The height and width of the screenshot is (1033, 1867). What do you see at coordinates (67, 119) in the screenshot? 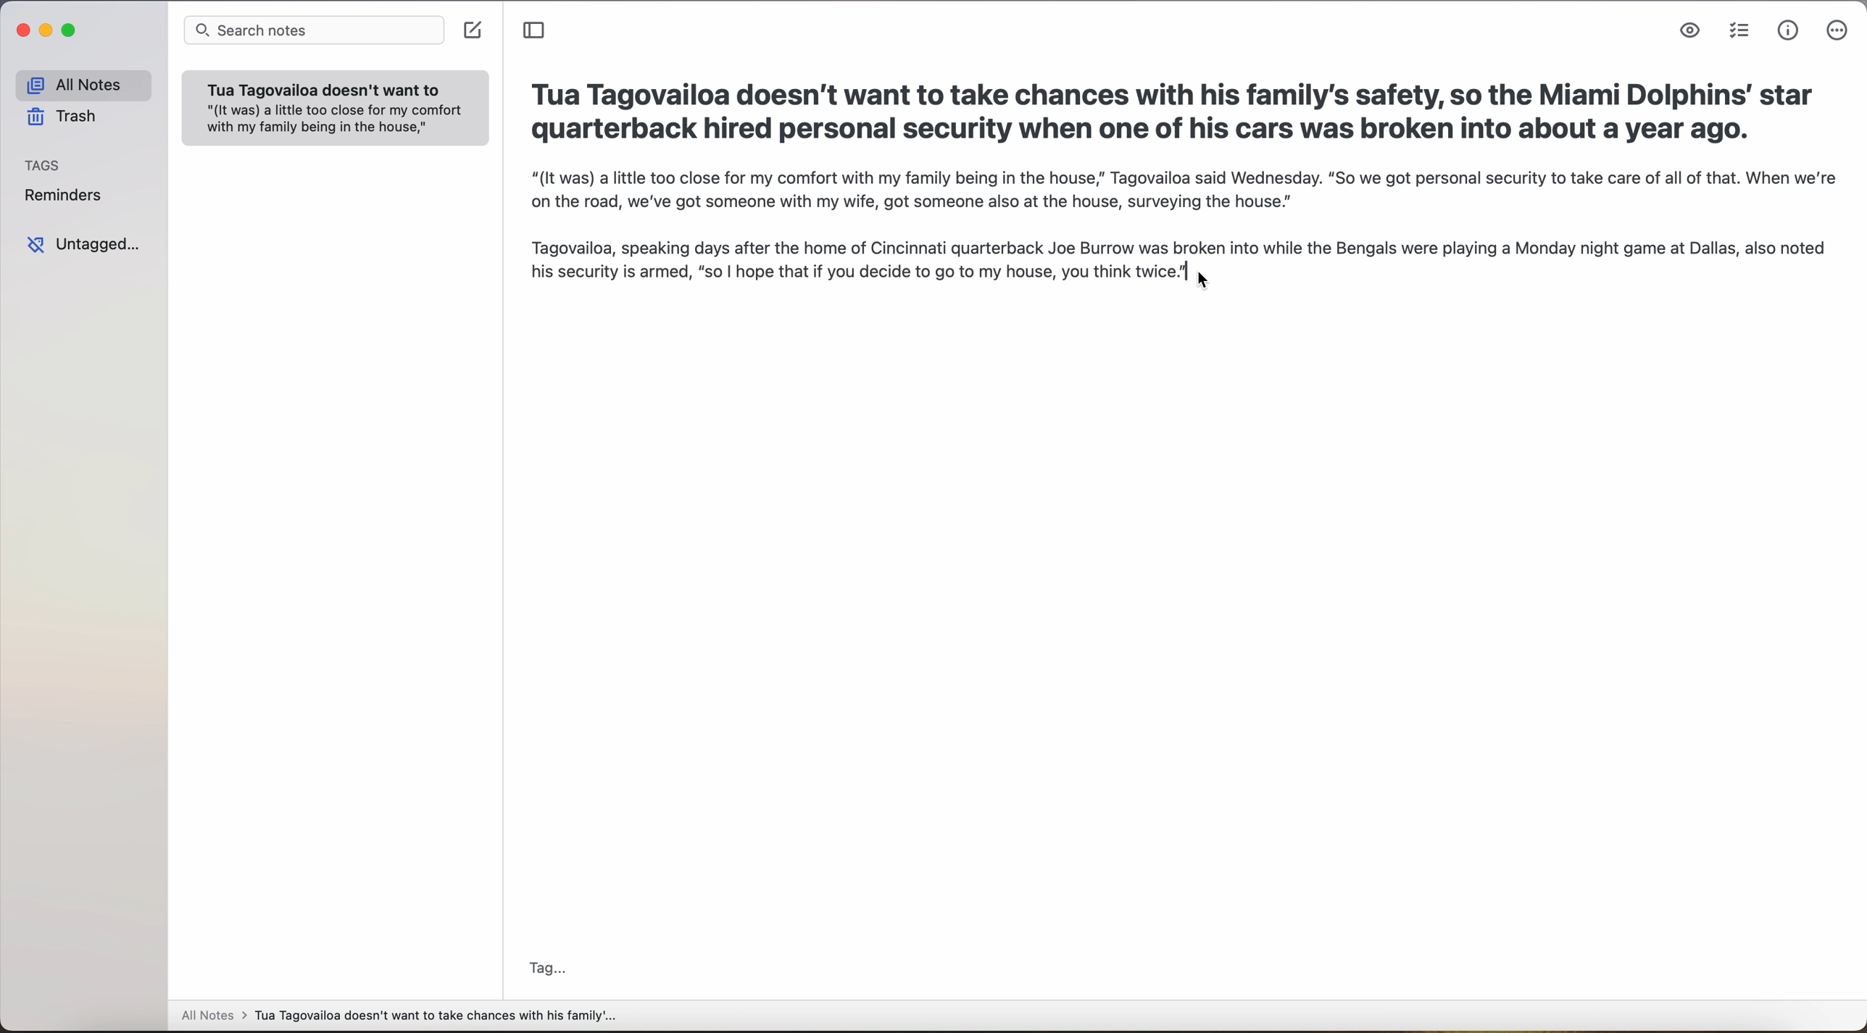
I see `trash` at bounding box center [67, 119].